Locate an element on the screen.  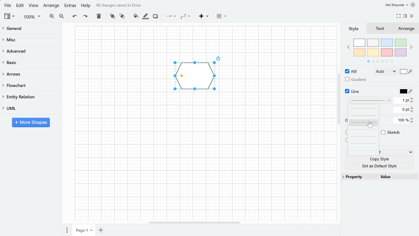
Current line width is located at coordinates (401, 101).